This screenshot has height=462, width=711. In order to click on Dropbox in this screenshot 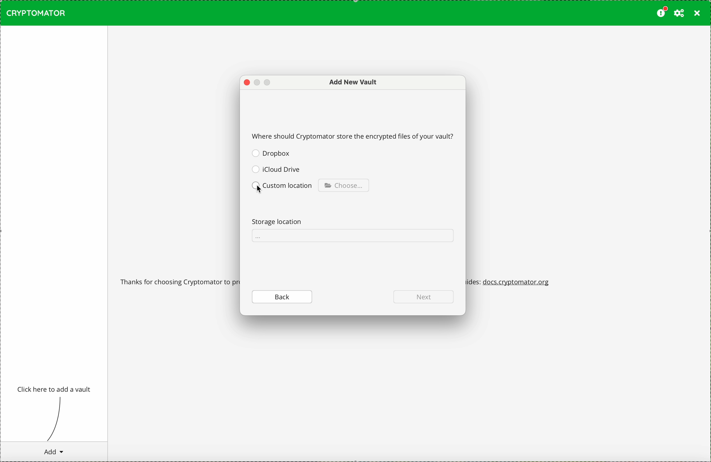, I will do `click(272, 153)`.